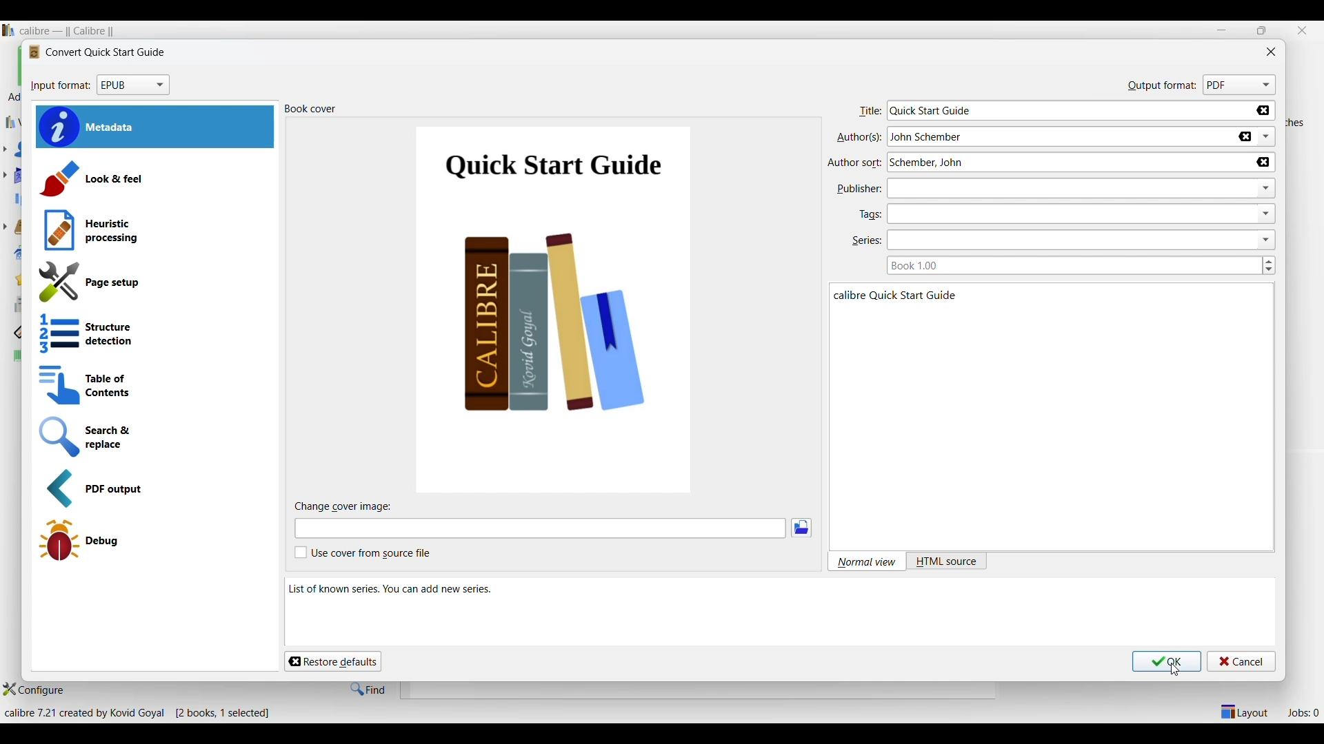 The width and height of the screenshot is (1324, 744). Describe the element at coordinates (155, 178) in the screenshot. I see `Look and feel` at that location.